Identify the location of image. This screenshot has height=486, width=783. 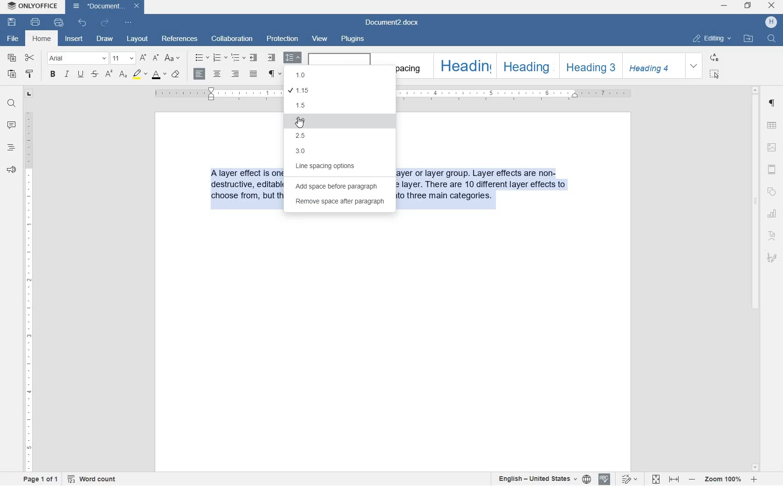
(772, 147).